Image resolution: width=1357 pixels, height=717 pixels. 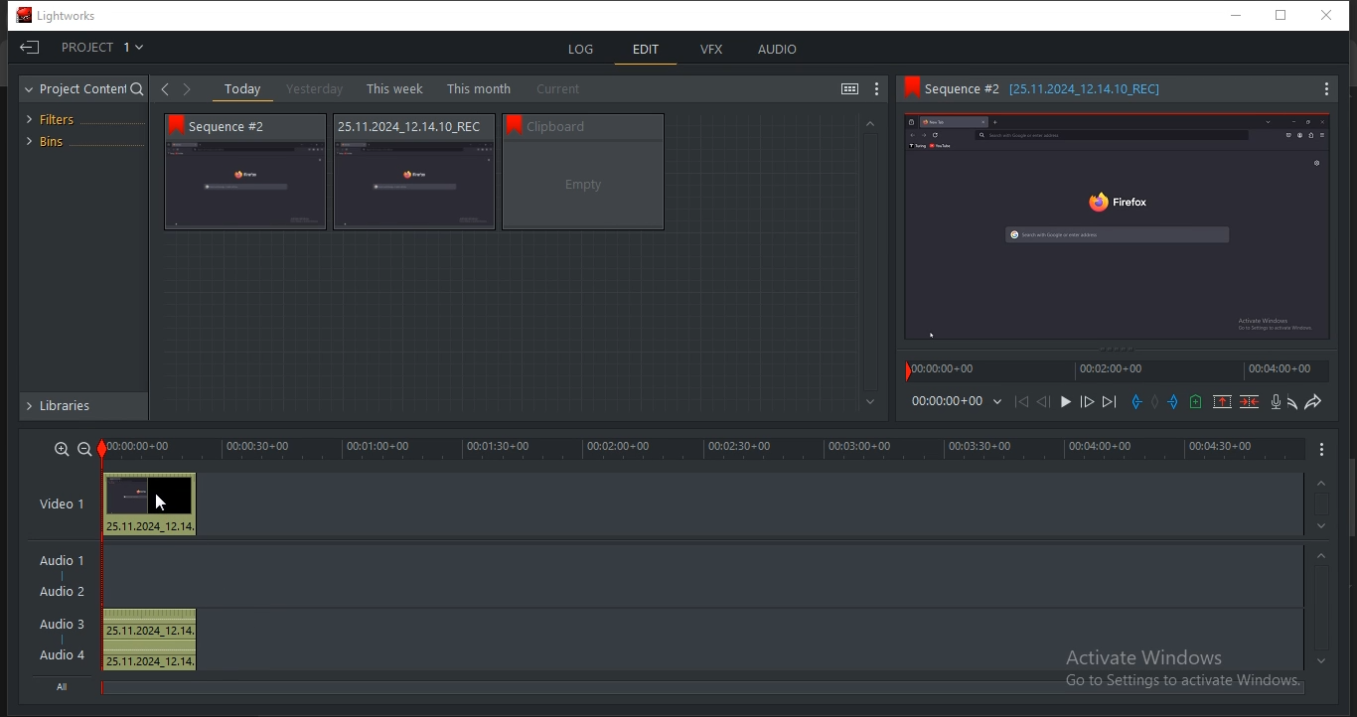 I want to click on bookmark, so click(x=175, y=126).